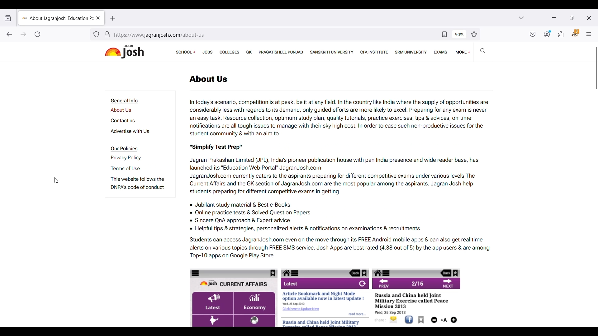  I want to click on CFA institute page, so click(375, 52).